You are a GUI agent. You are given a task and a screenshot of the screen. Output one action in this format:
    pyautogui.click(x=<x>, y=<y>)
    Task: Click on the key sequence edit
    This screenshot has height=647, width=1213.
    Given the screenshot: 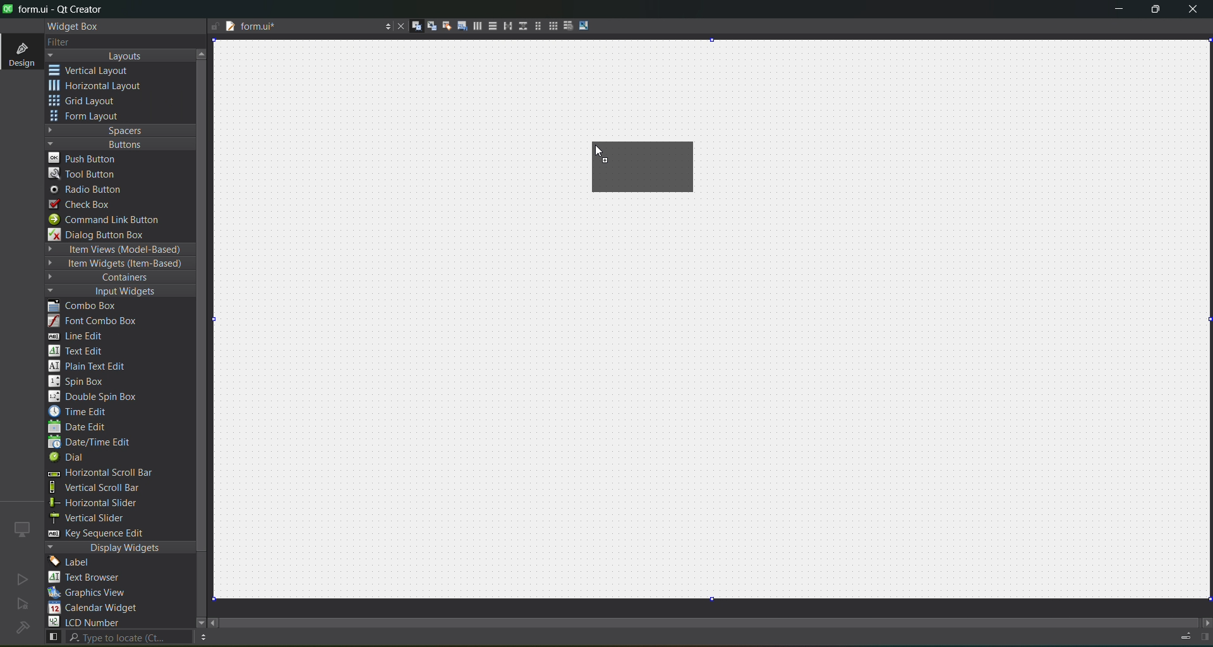 What is the action you would take?
    pyautogui.click(x=105, y=534)
    